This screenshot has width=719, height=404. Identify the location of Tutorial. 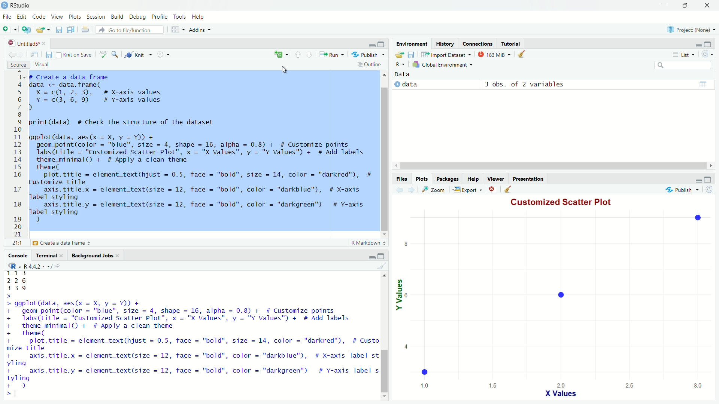
(512, 45).